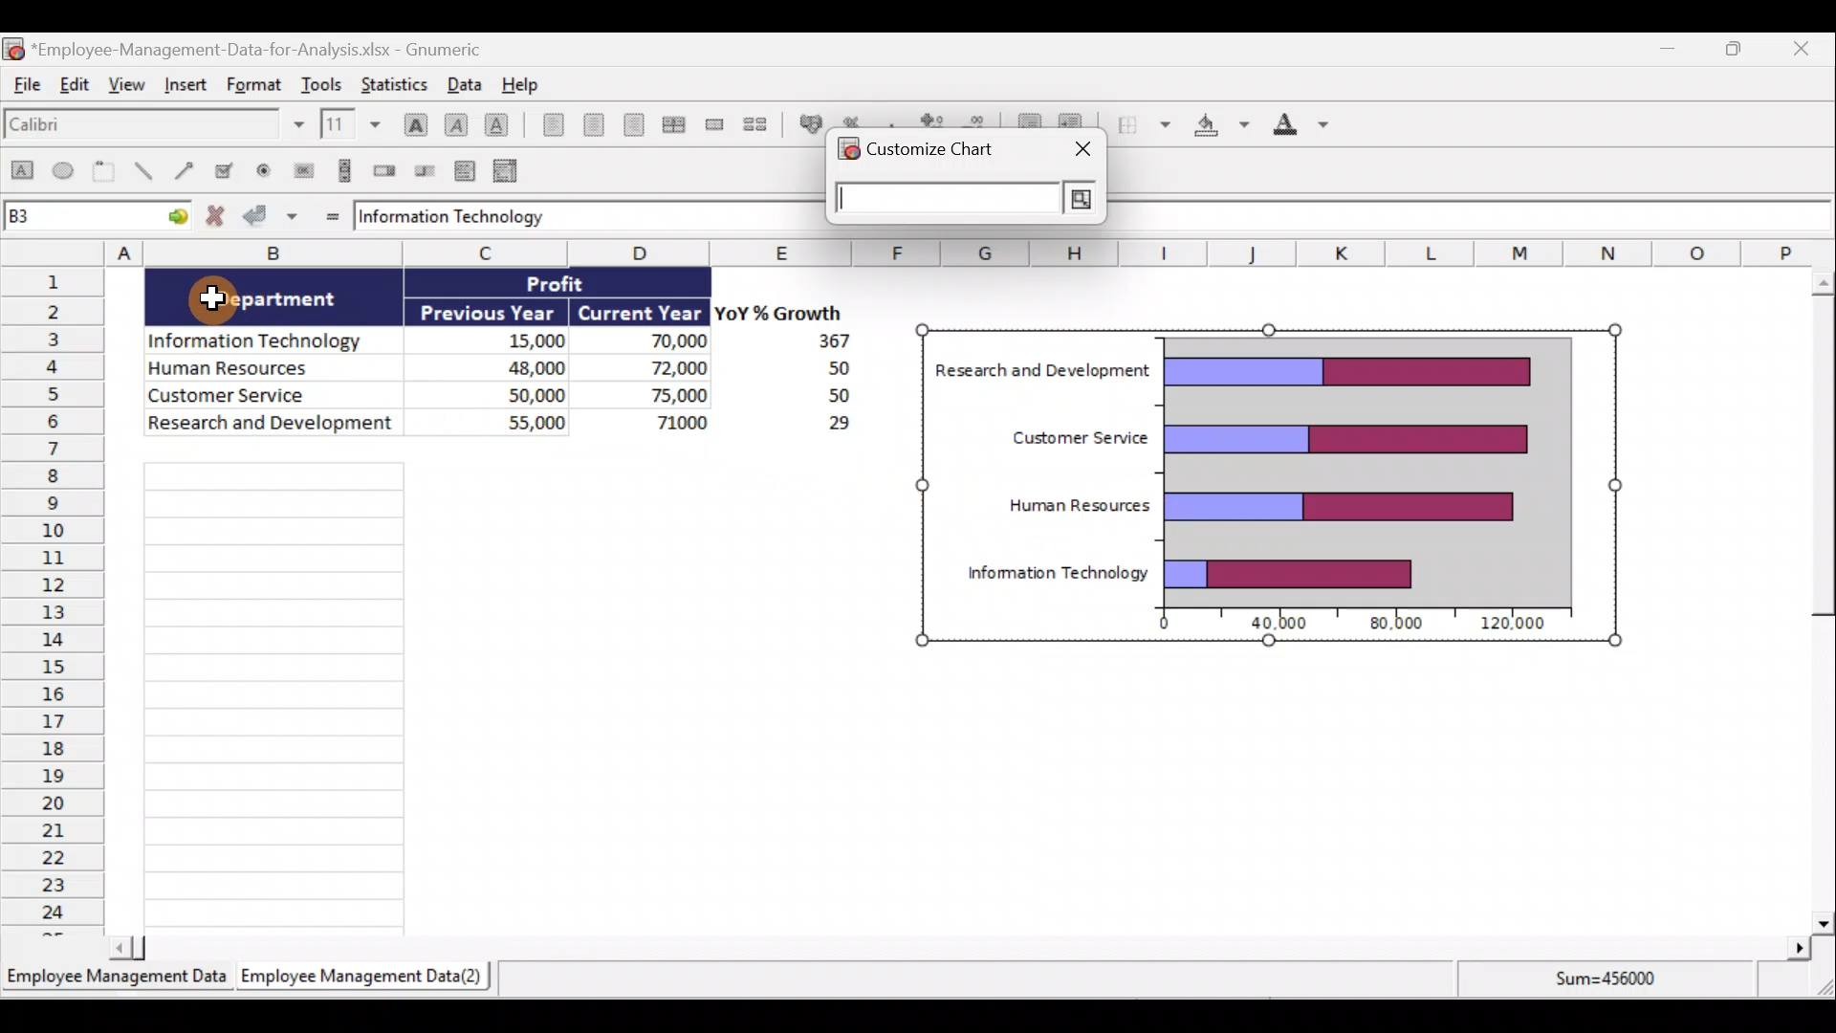 Image resolution: width=1836 pixels, height=1033 pixels. I want to click on Data, so click(490, 358).